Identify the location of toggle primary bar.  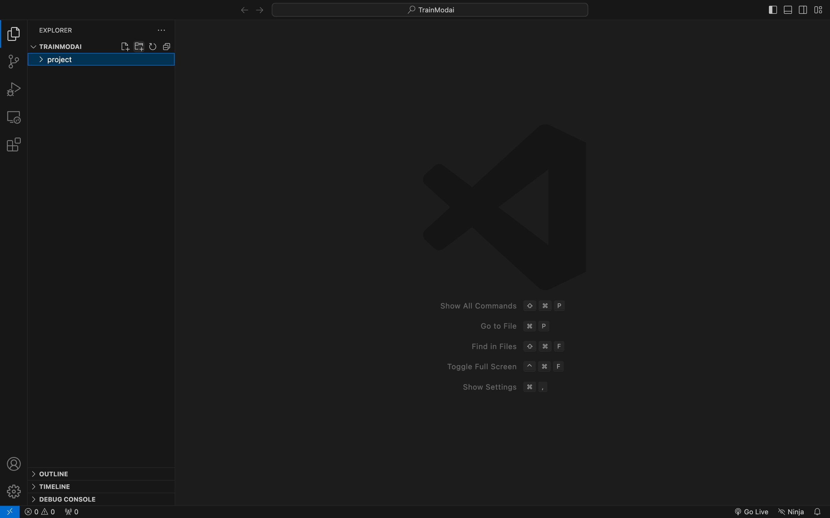
(787, 10).